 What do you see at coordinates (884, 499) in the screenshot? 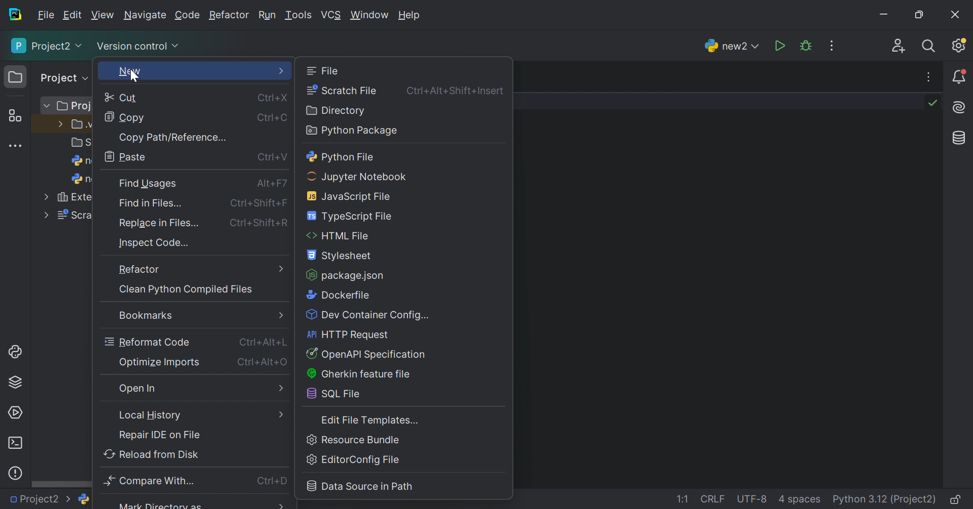
I see `Python 3.12 (Project2)` at bounding box center [884, 499].